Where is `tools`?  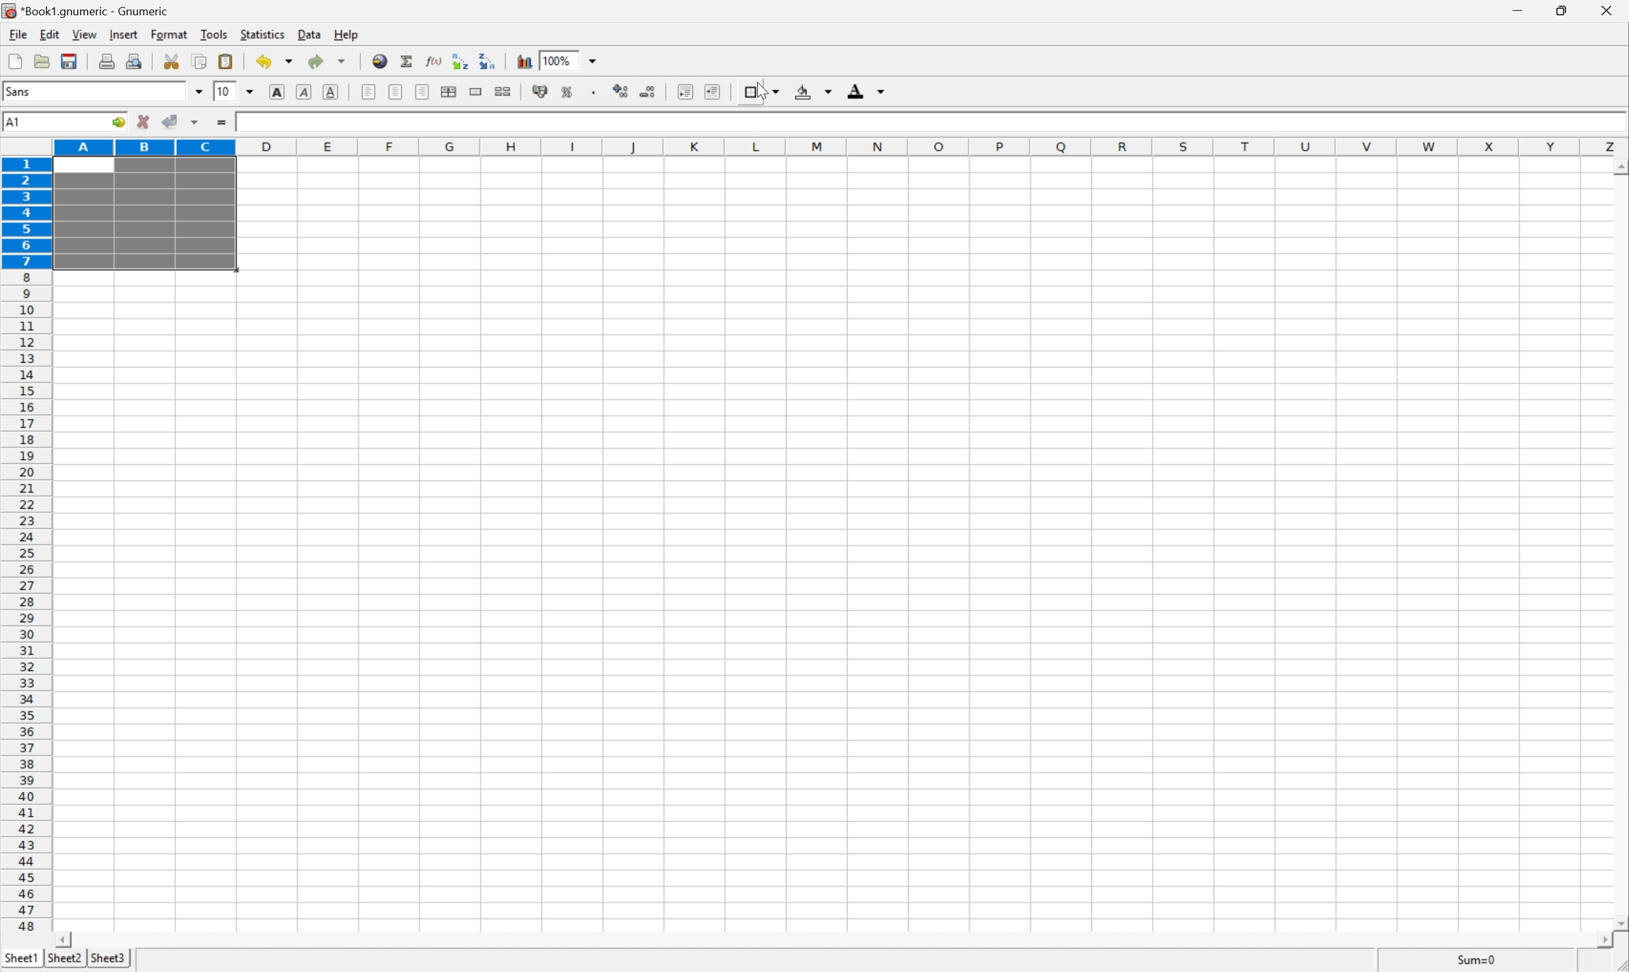
tools is located at coordinates (213, 35).